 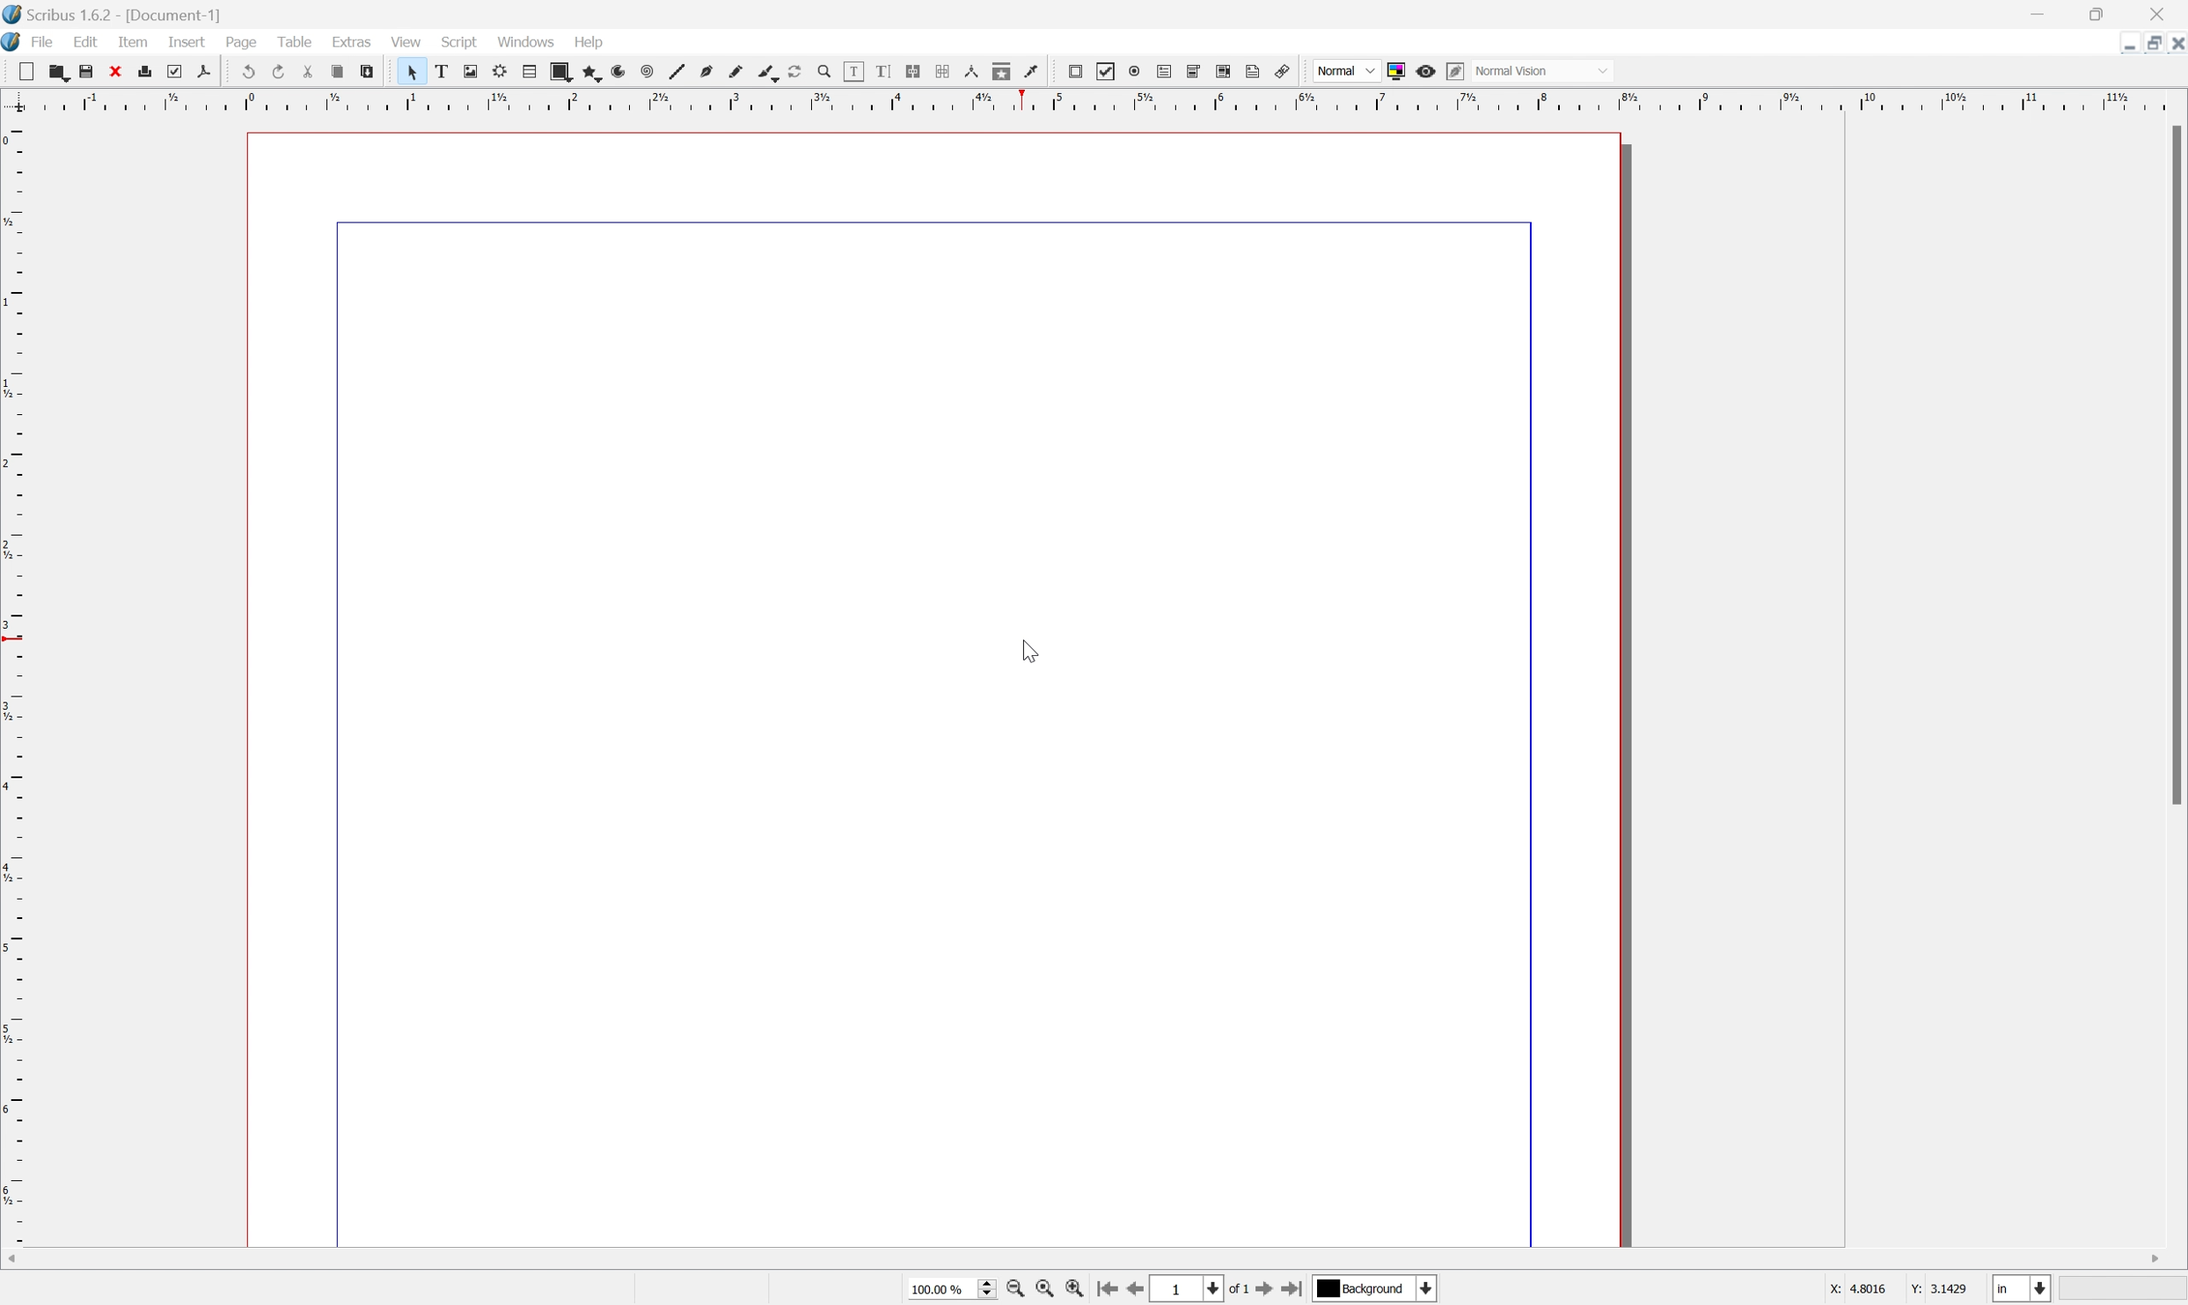 I want to click on print, so click(x=153, y=74).